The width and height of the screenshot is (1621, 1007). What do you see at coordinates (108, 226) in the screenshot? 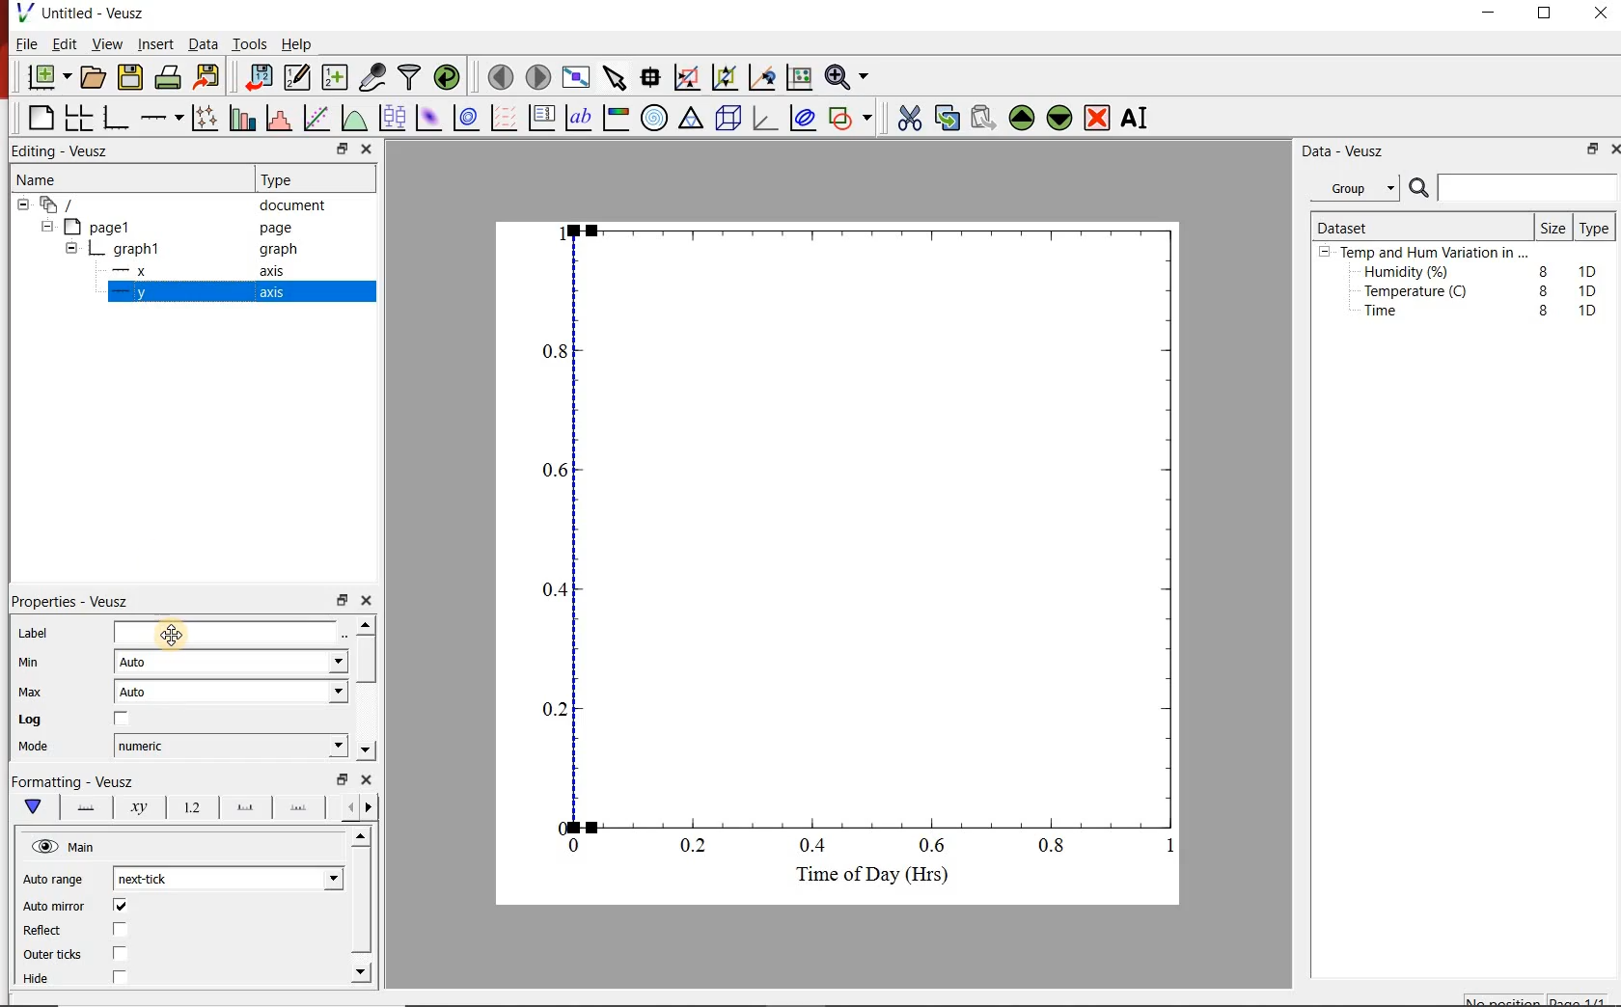
I see `page1` at bounding box center [108, 226].